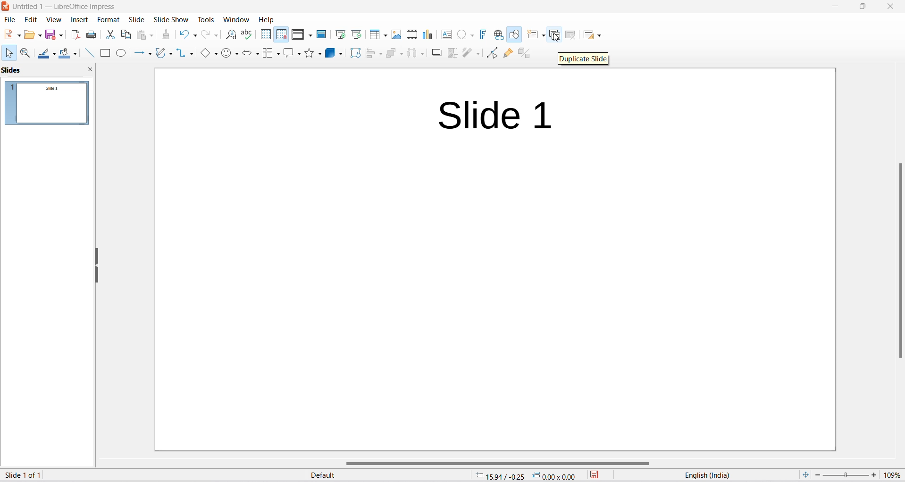 This screenshot has width=905, height=482. What do you see at coordinates (54, 36) in the screenshot?
I see `save options` at bounding box center [54, 36].